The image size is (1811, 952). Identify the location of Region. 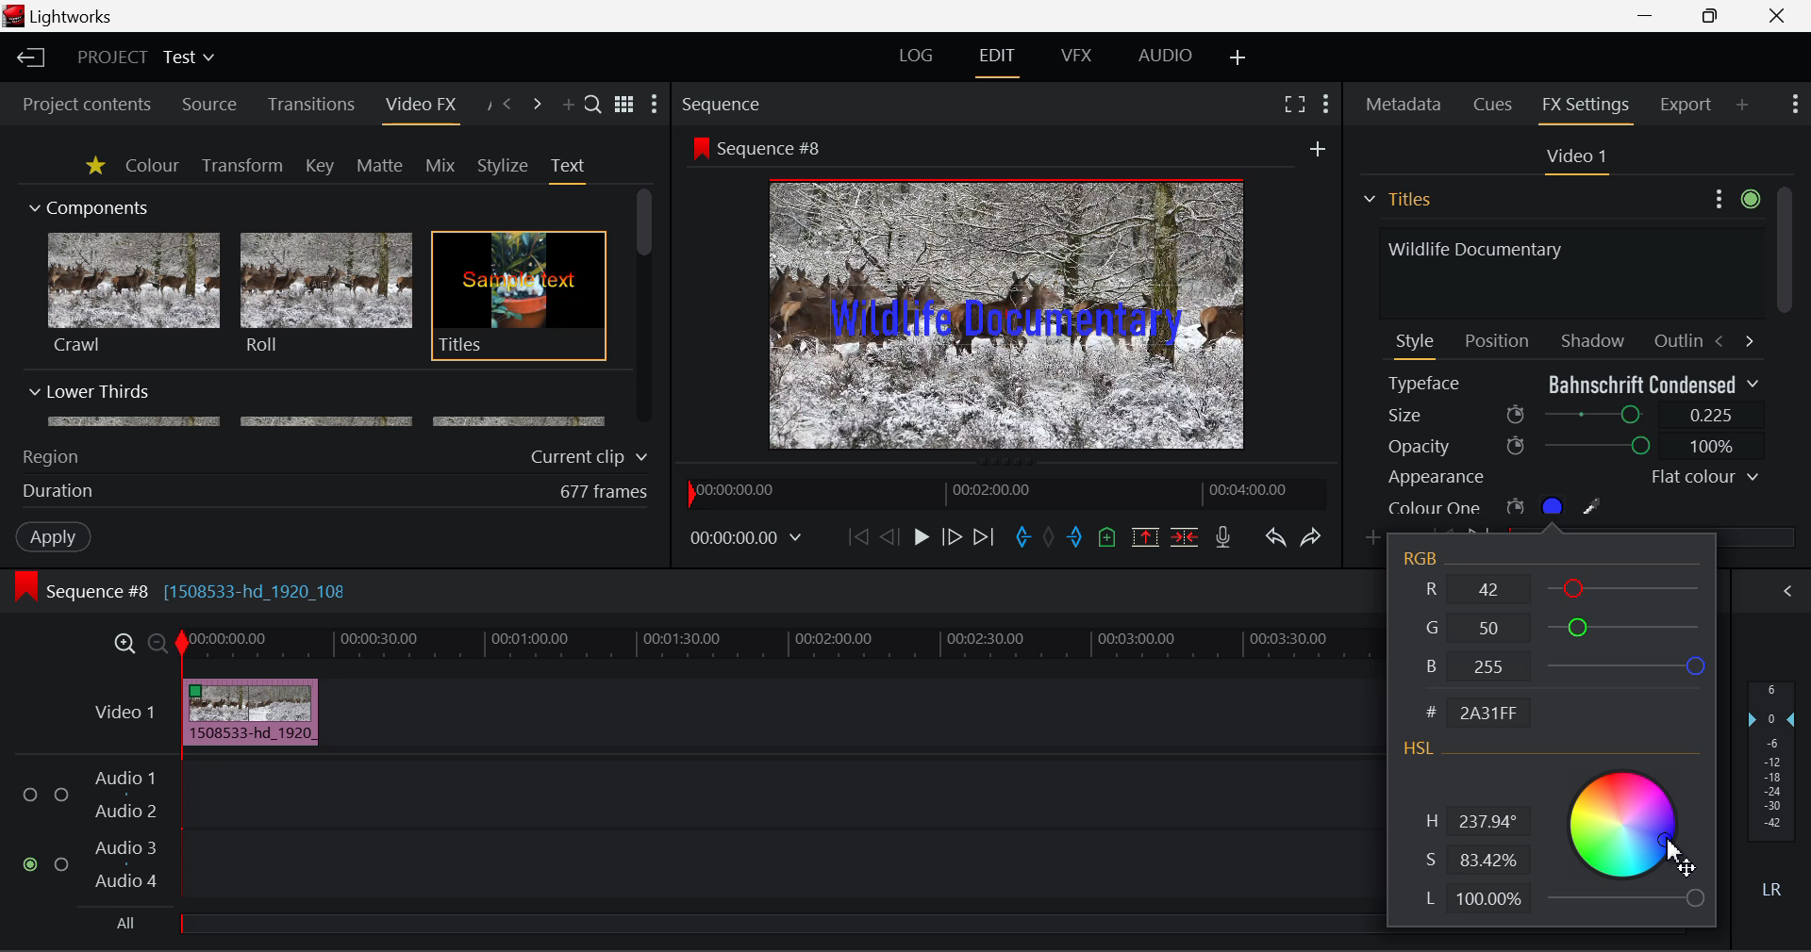
(50, 457).